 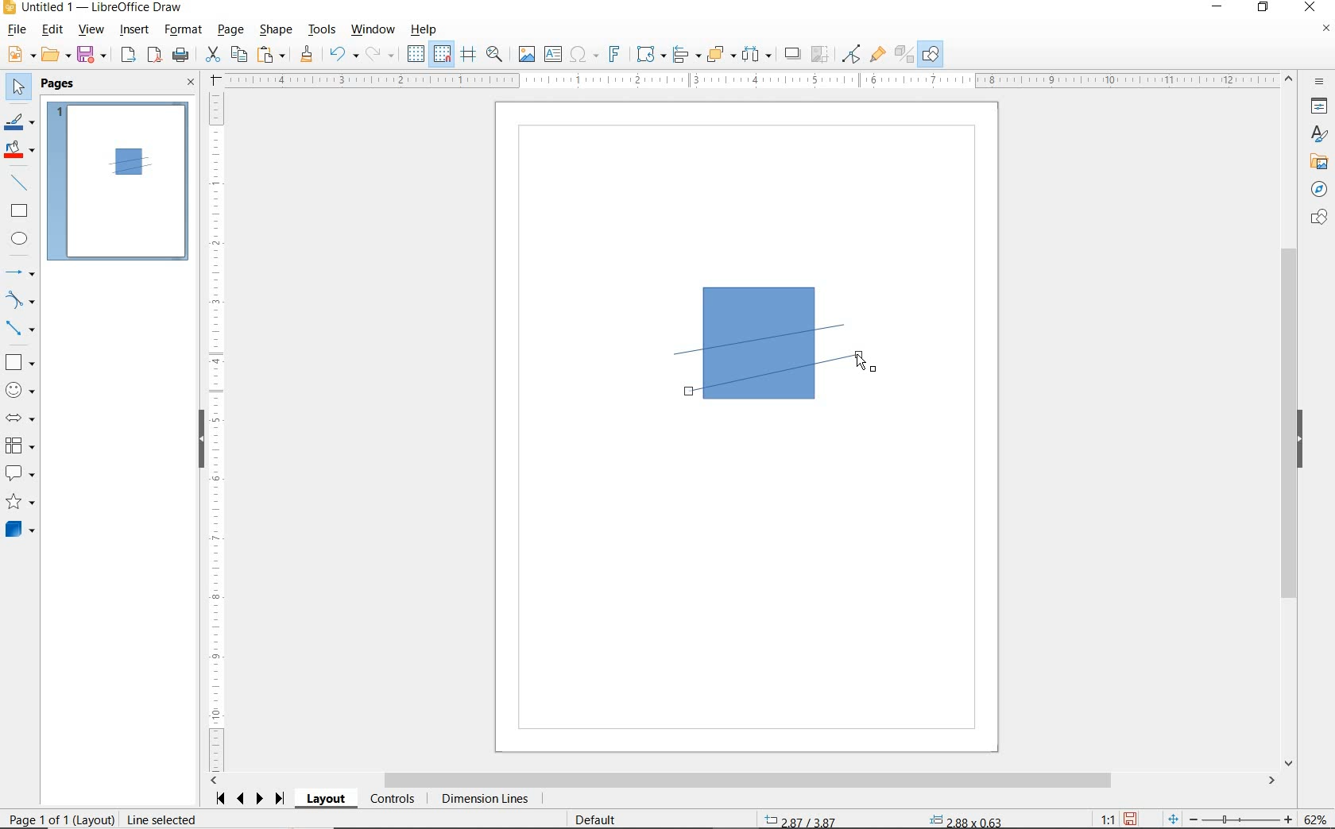 I want to click on SHADOW, so click(x=793, y=54).